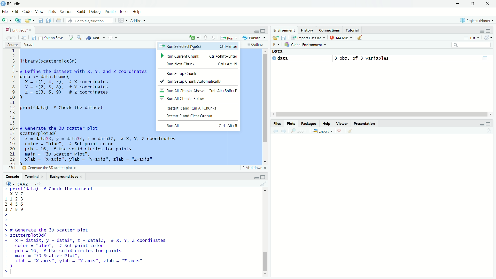 Image resolution: width=496 pixels, height=279 pixels. Describe the element at coordinates (16, 4) in the screenshot. I see `RStudio` at that location.